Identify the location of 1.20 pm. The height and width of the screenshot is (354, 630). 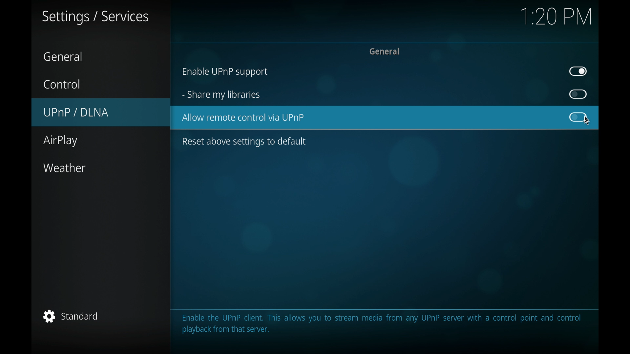
(557, 17).